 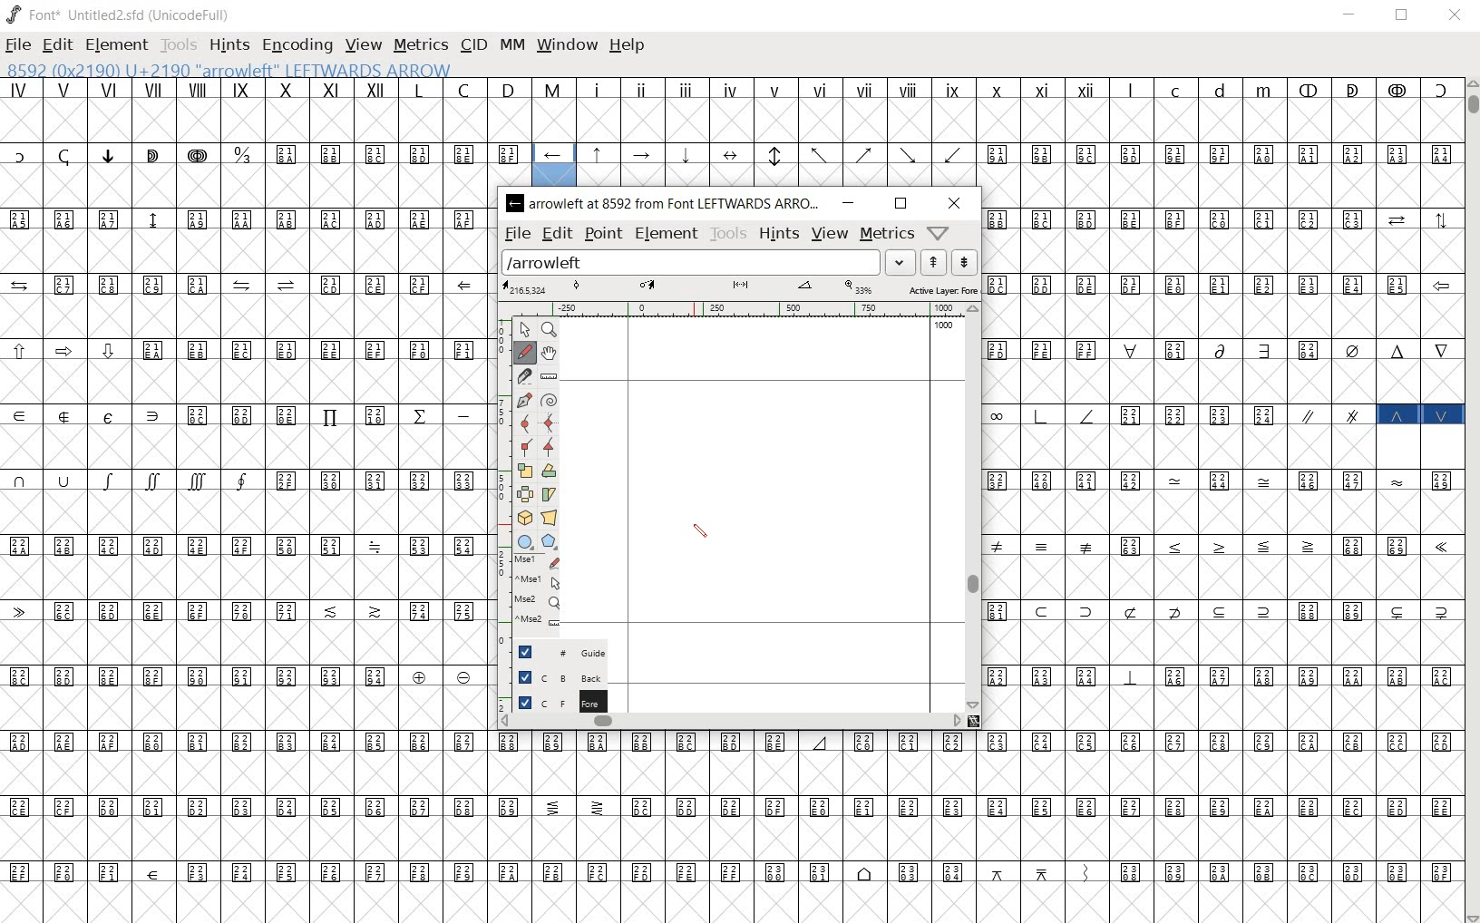 I want to click on Guide, so click(x=555, y=652).